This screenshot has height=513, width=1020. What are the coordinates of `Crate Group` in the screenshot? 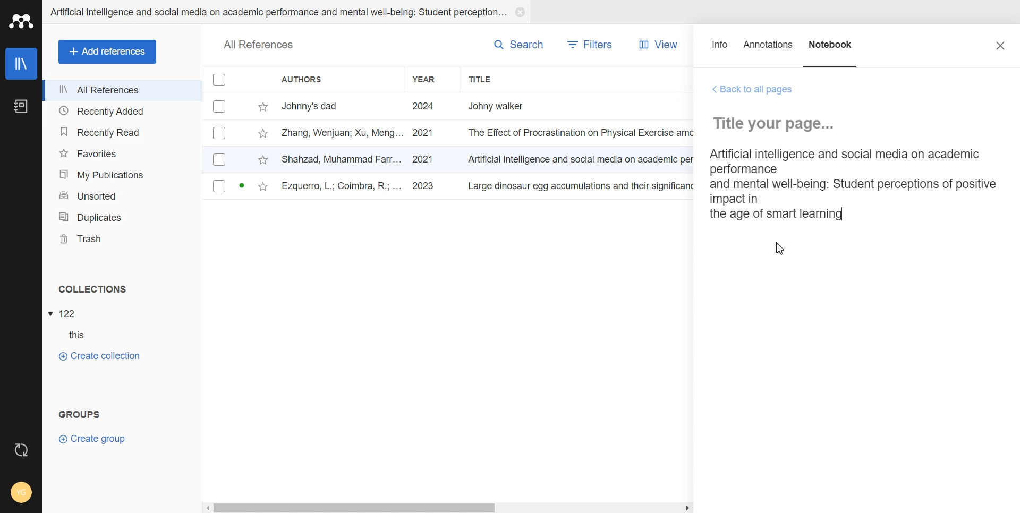 It's located at (92, 438).